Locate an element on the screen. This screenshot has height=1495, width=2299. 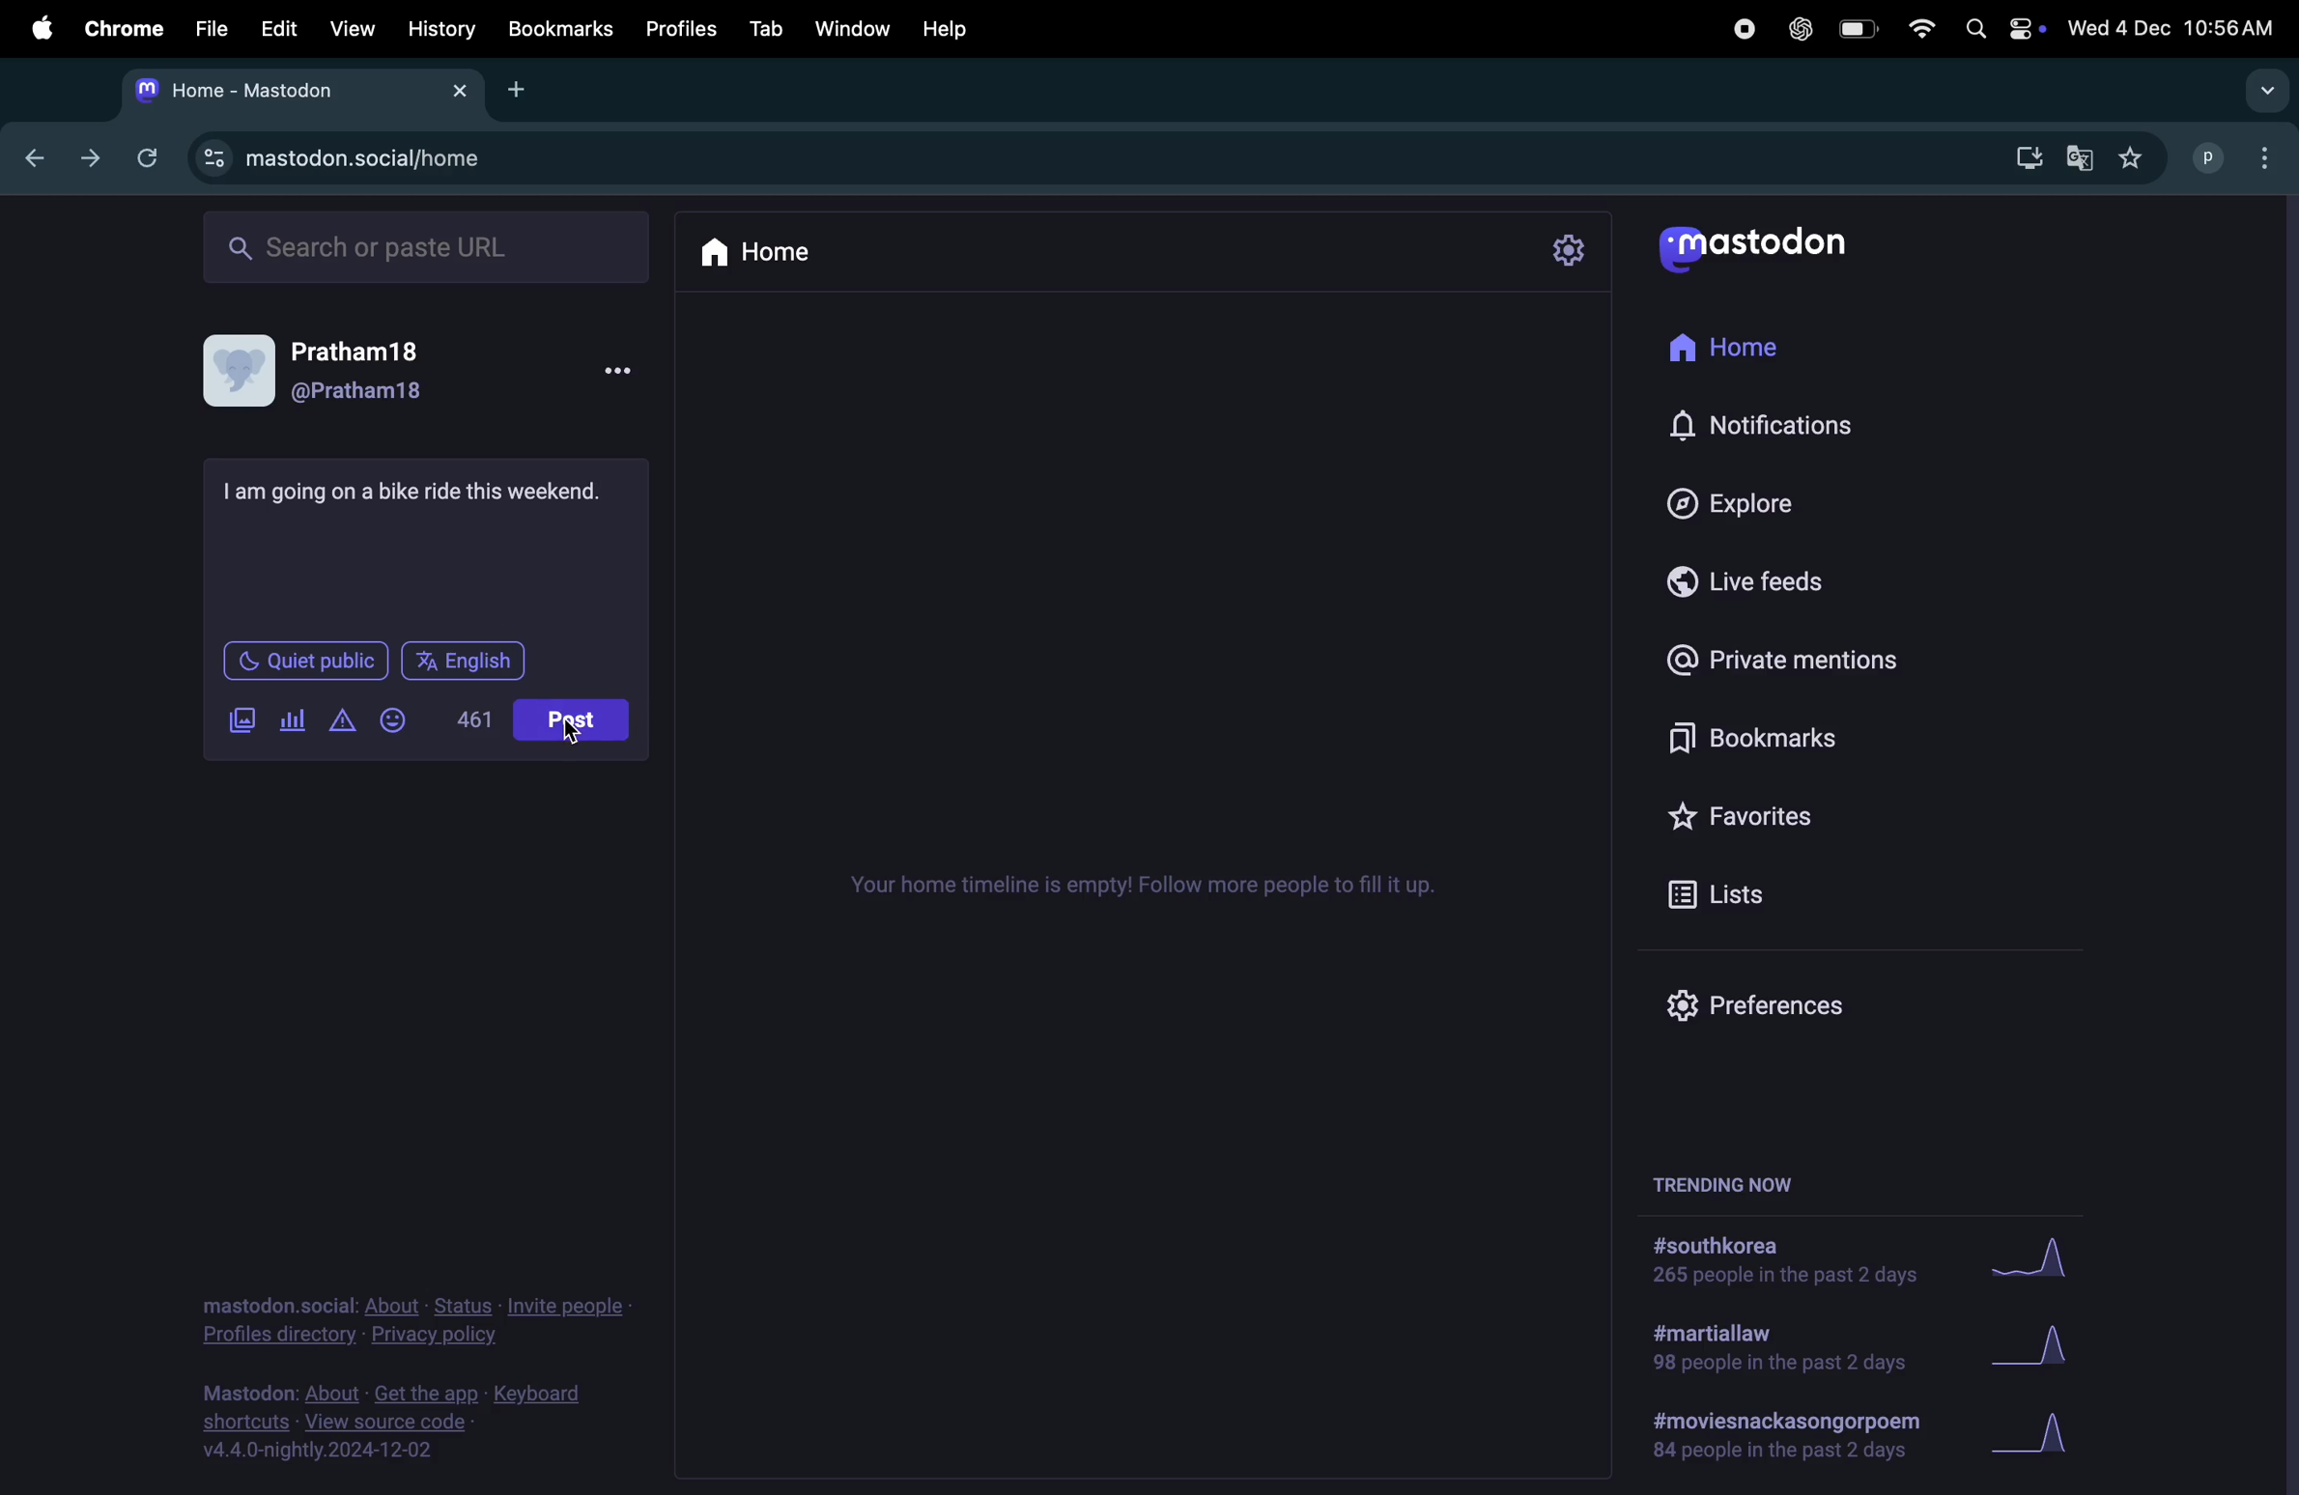
Graph is located at coordinates (2042, 1343).